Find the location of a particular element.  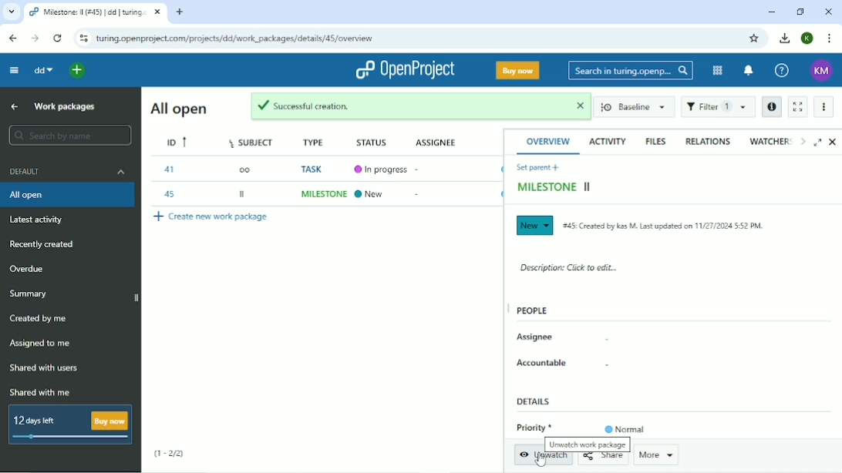

Milestone is located at coordinates (321, 194).